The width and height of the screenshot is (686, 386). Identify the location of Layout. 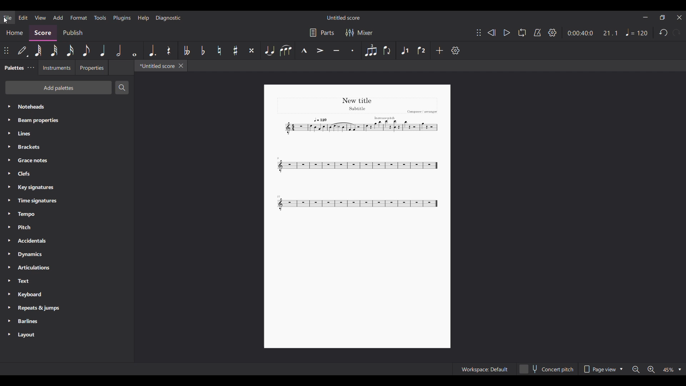
(67, 335).